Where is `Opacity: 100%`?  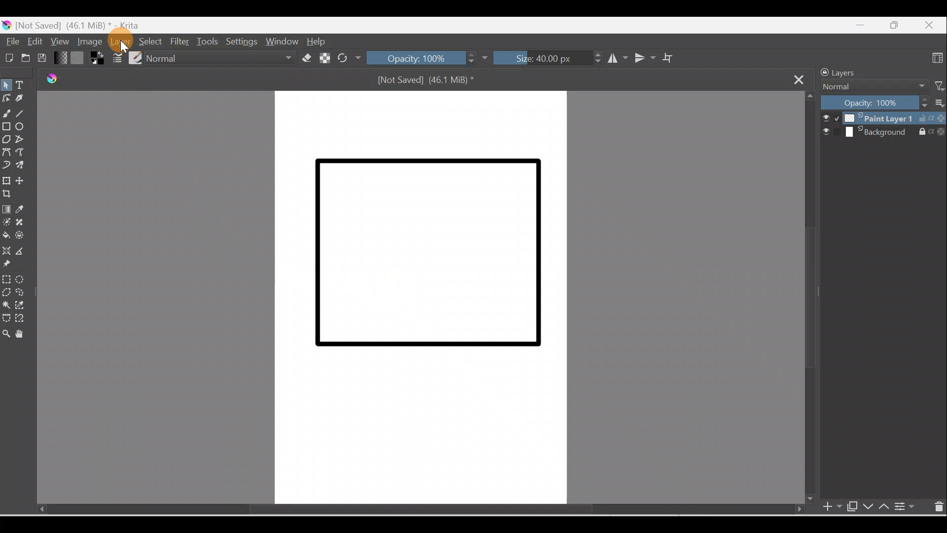 Opacity: 100% is located at coordinates (874, 103).